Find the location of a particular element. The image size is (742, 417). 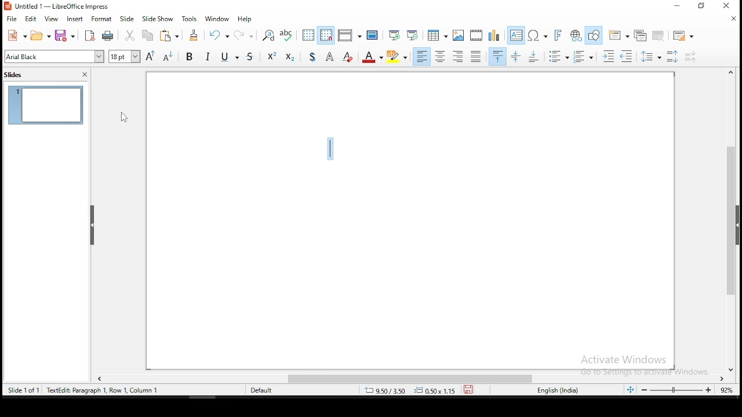

start from first slide is located at coordinates (394, 35).